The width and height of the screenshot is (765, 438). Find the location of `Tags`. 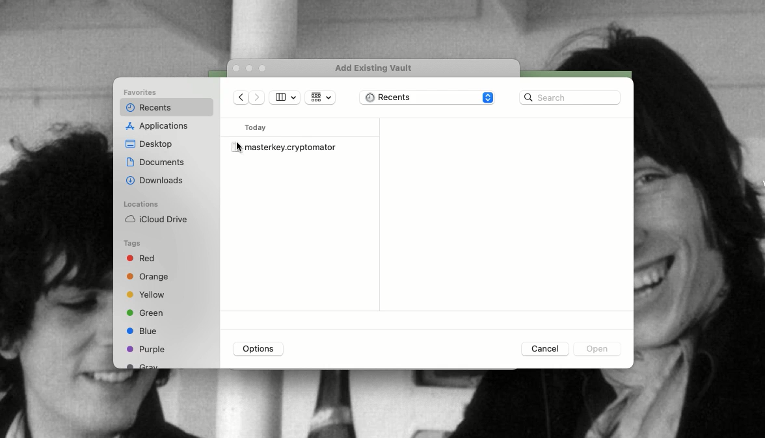

Tags is located at coordinates (133, 244).